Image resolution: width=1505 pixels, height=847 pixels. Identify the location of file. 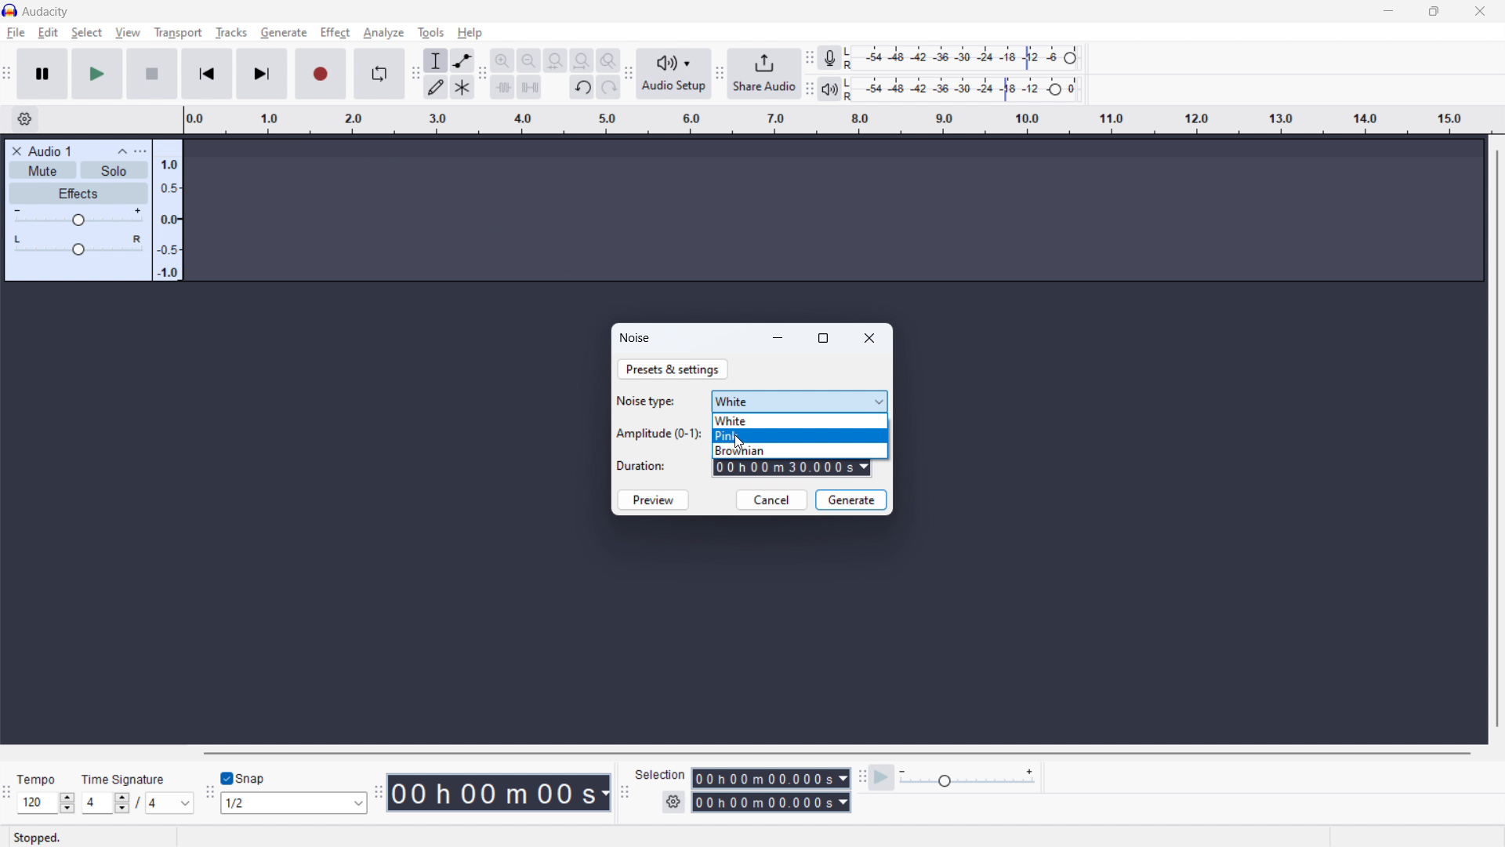
(16, 33).